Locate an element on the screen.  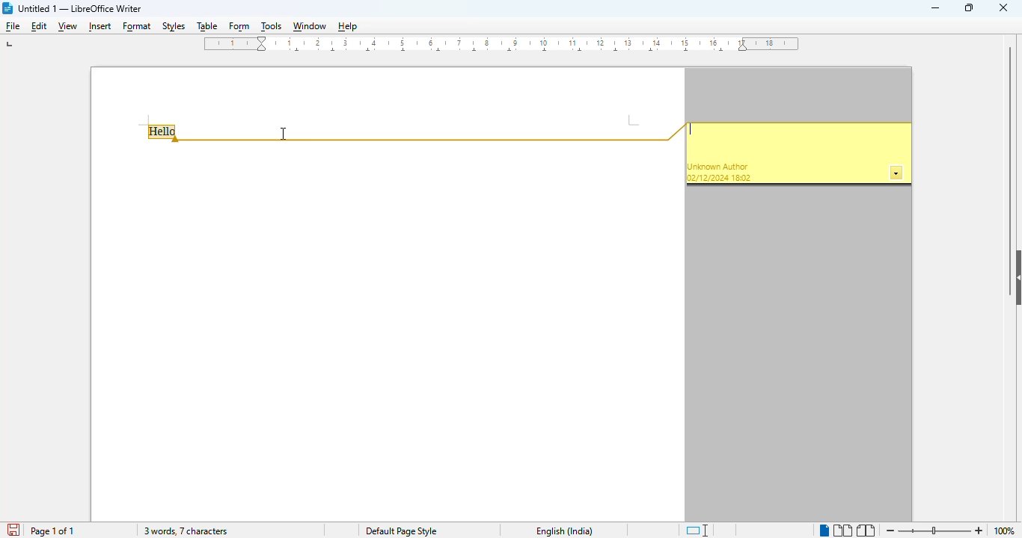
form is located at coordinates (239, 28).